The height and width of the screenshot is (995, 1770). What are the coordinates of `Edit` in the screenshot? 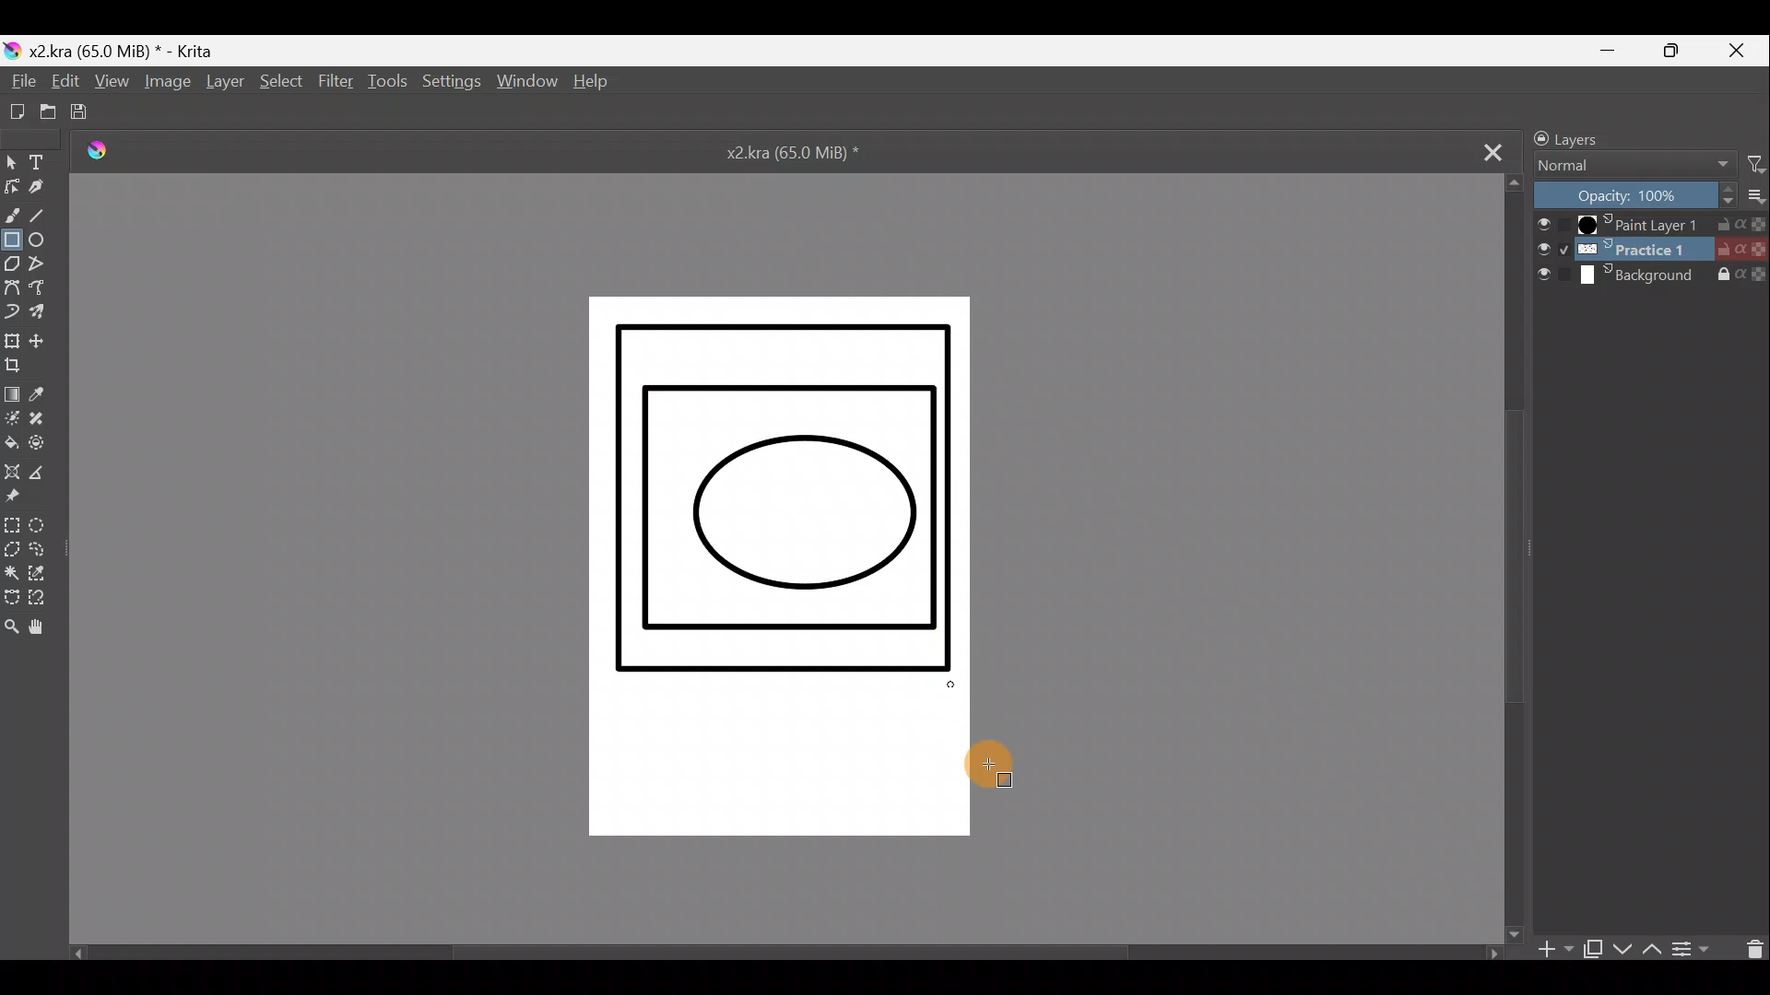 It's located at (60, 81).